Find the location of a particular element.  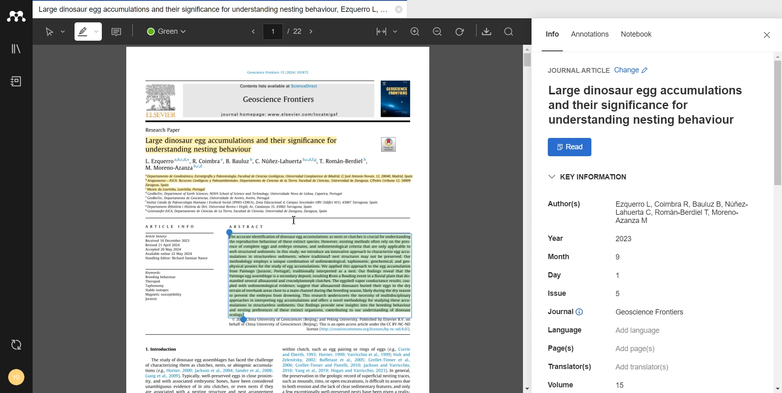

Key Information is located at coordinates (589, 177).